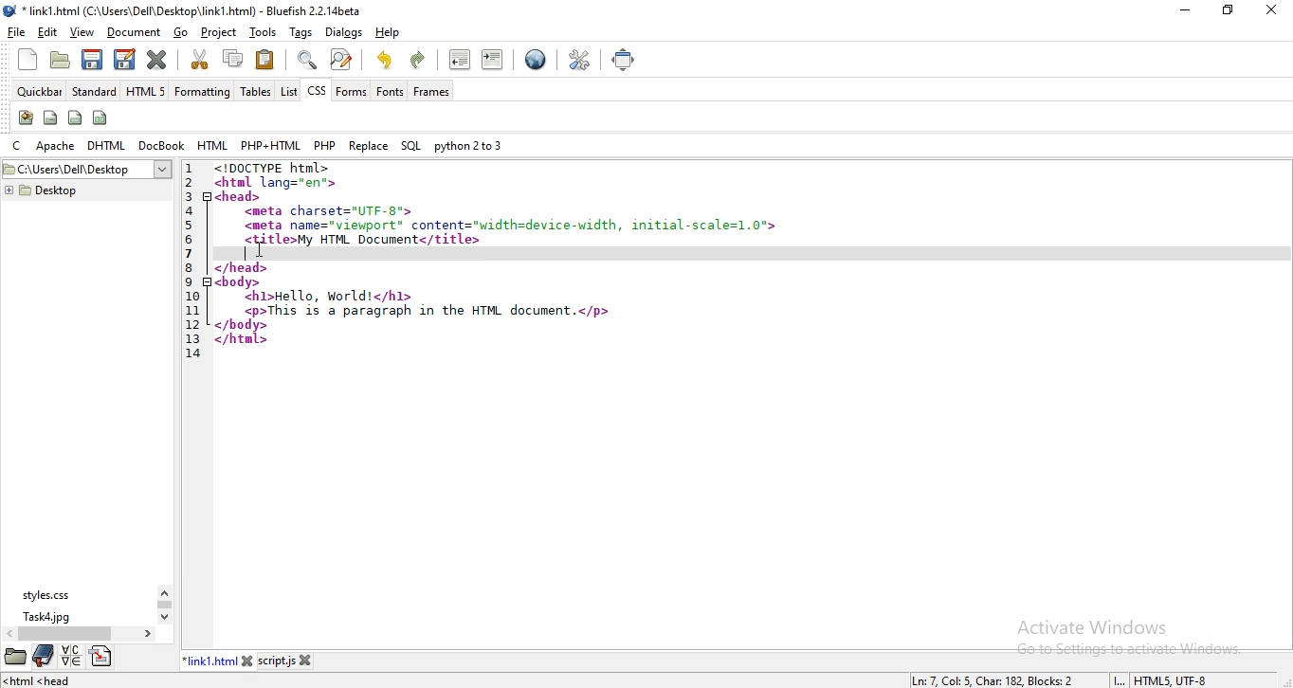 The width and height of the screenshot is (1293, 688). Describe the element at coordinates (1184, 9) in the screenshot. I see `minimize` at that location.